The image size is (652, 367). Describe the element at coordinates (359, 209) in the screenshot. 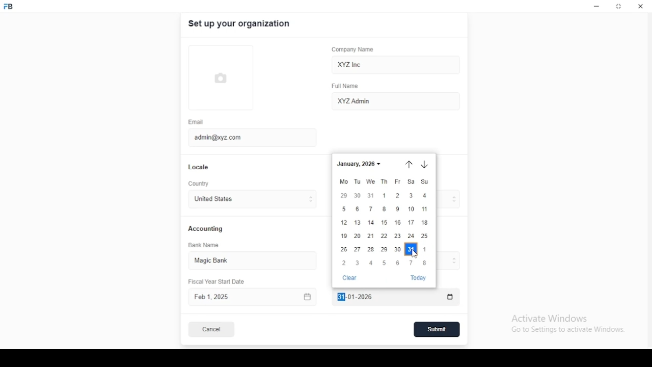

I see `6` at that location.